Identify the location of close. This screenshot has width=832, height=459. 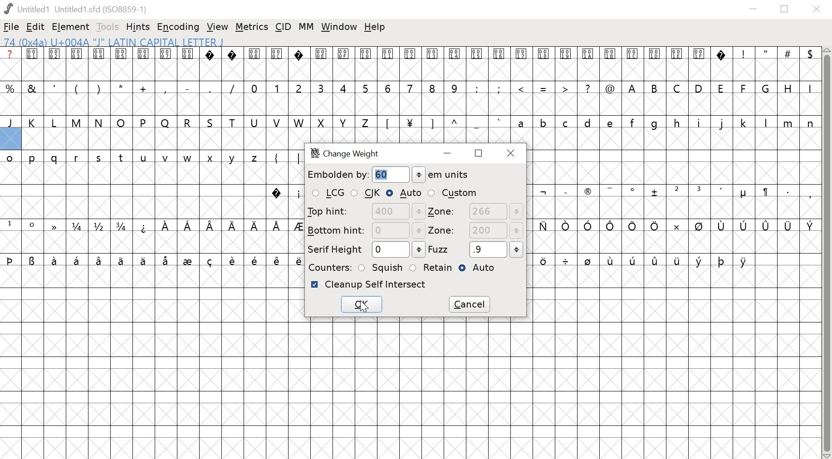
(513, 153).